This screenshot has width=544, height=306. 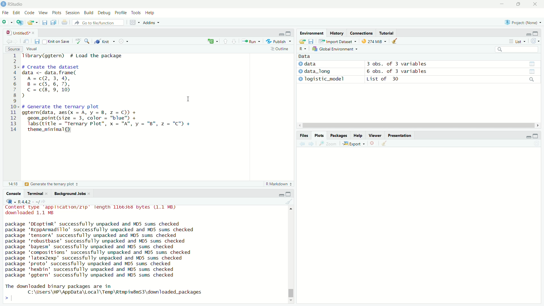 I want to click on back, so click(x=302, y=144).